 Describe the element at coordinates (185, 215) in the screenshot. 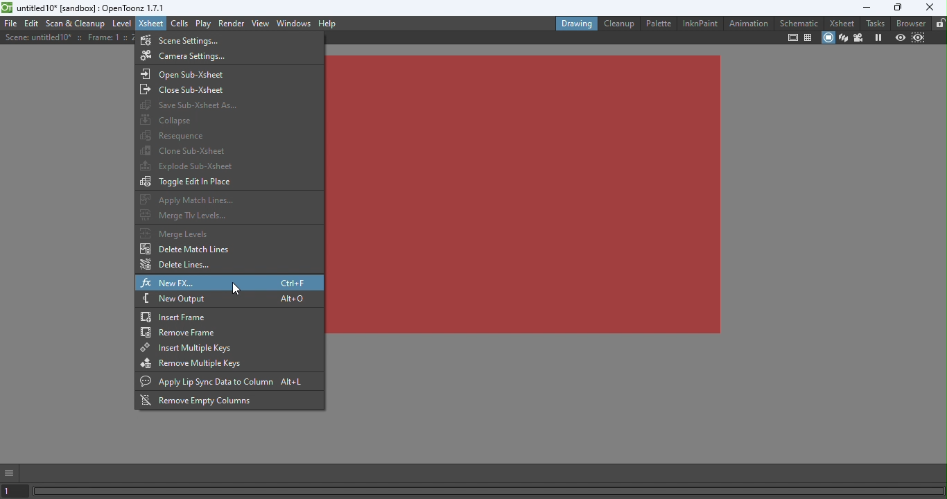

I see `Merge Tlv levels` at that location.